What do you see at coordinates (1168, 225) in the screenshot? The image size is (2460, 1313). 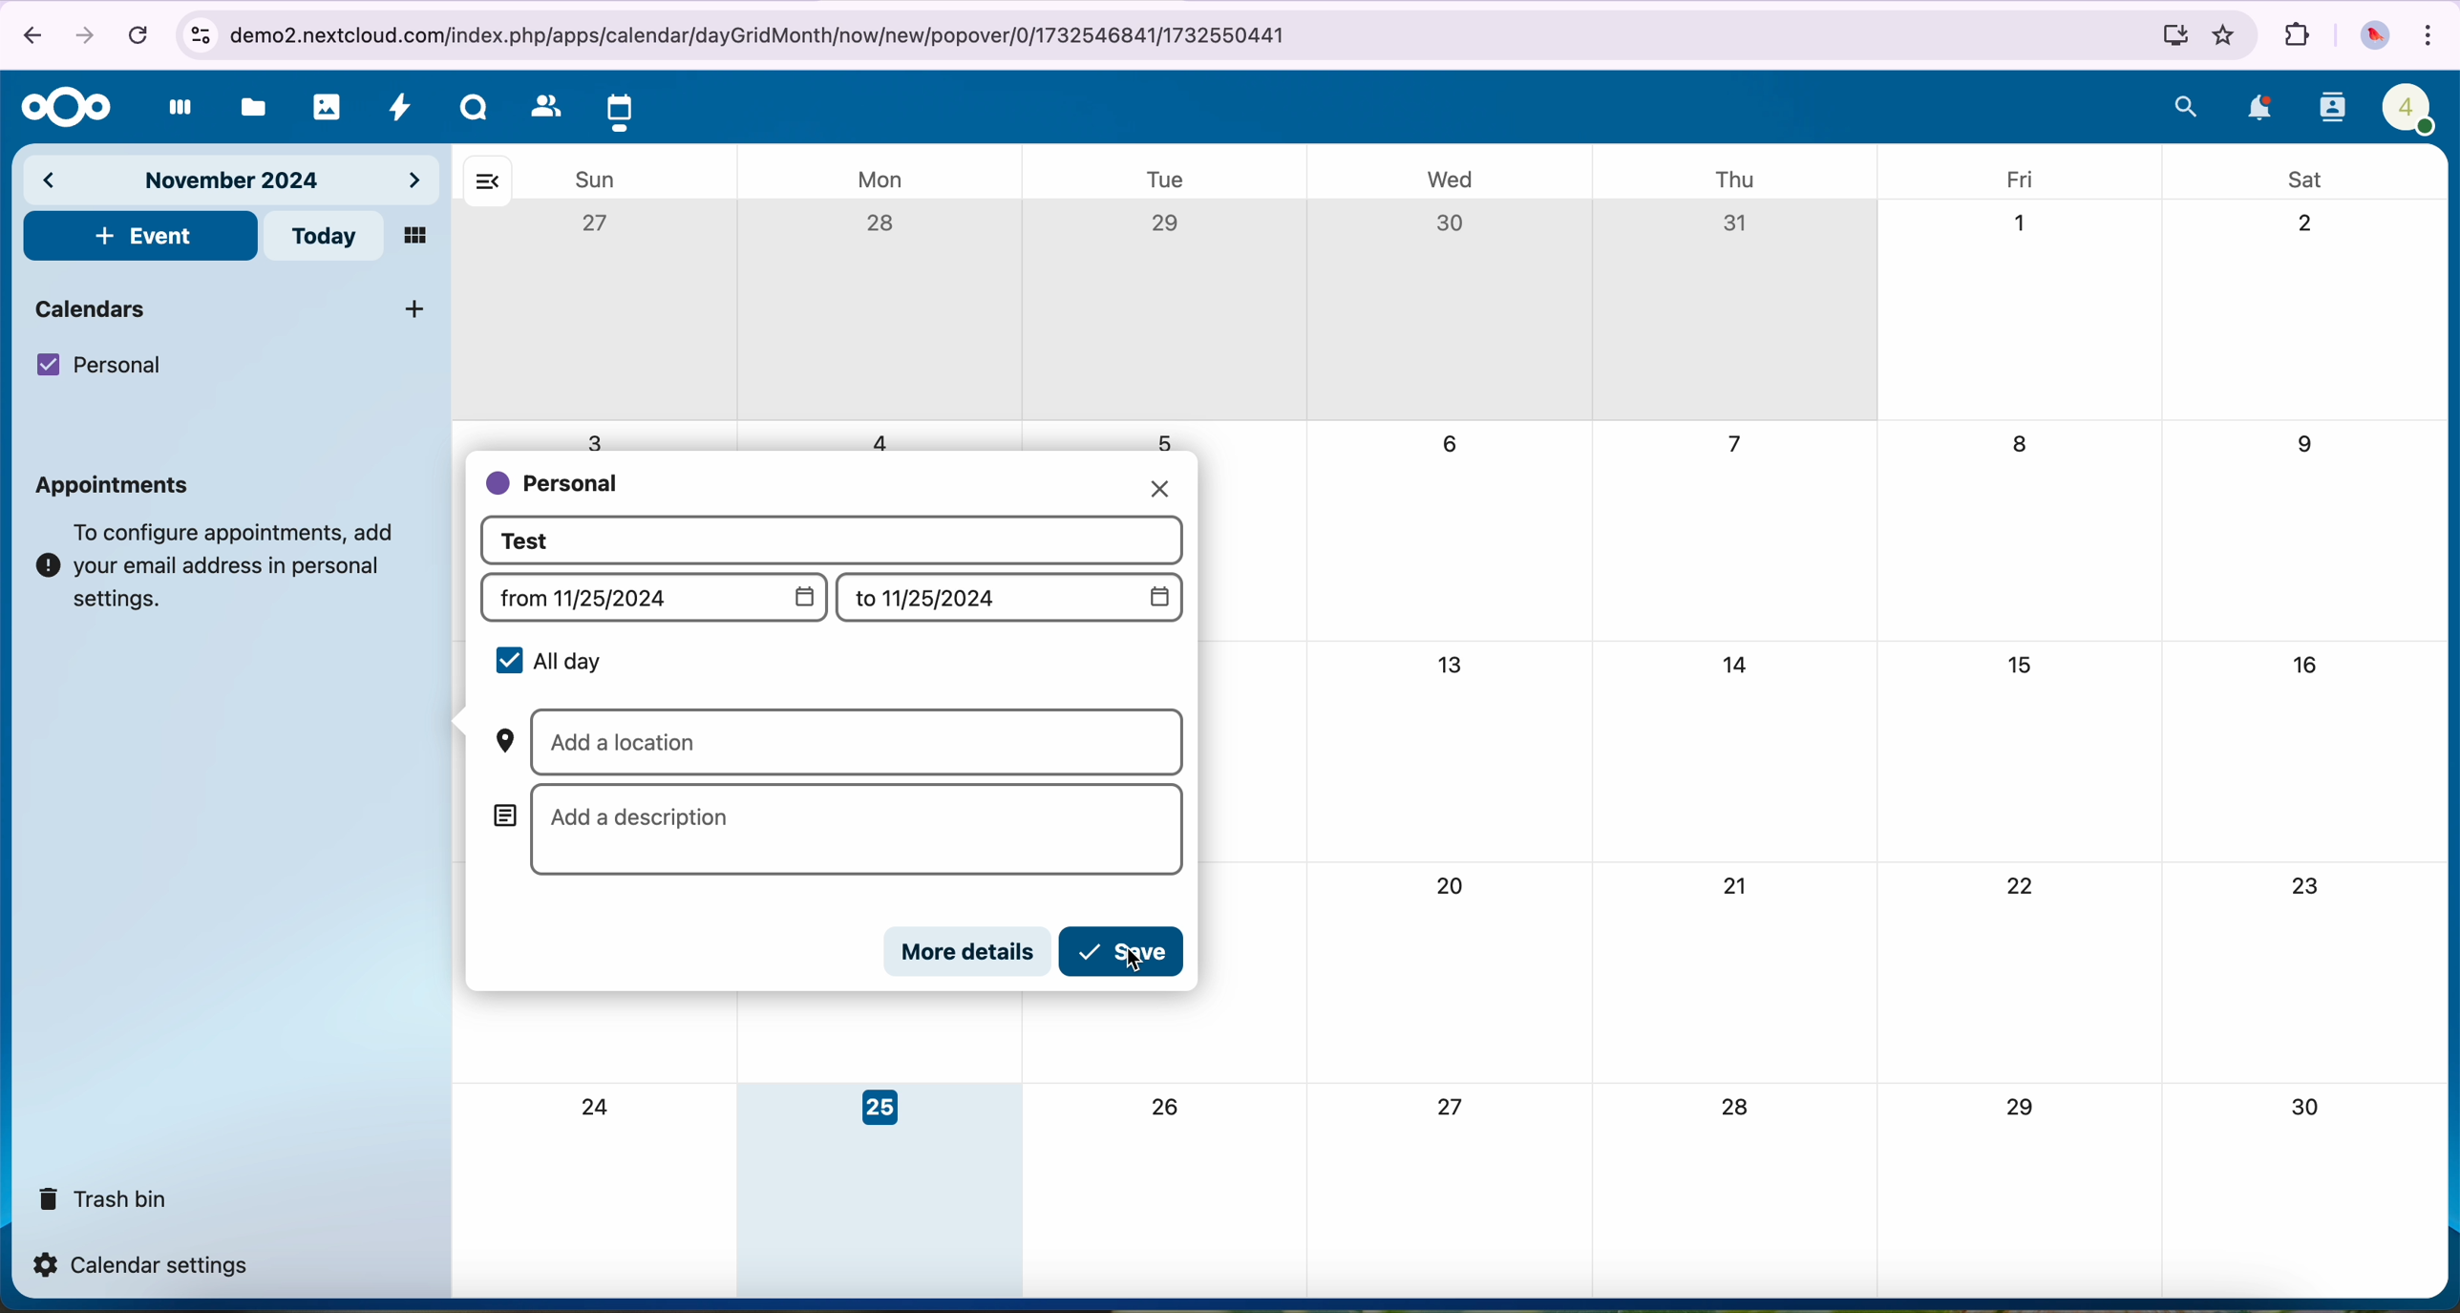 I see `29` at bounding box center [1168, 225].